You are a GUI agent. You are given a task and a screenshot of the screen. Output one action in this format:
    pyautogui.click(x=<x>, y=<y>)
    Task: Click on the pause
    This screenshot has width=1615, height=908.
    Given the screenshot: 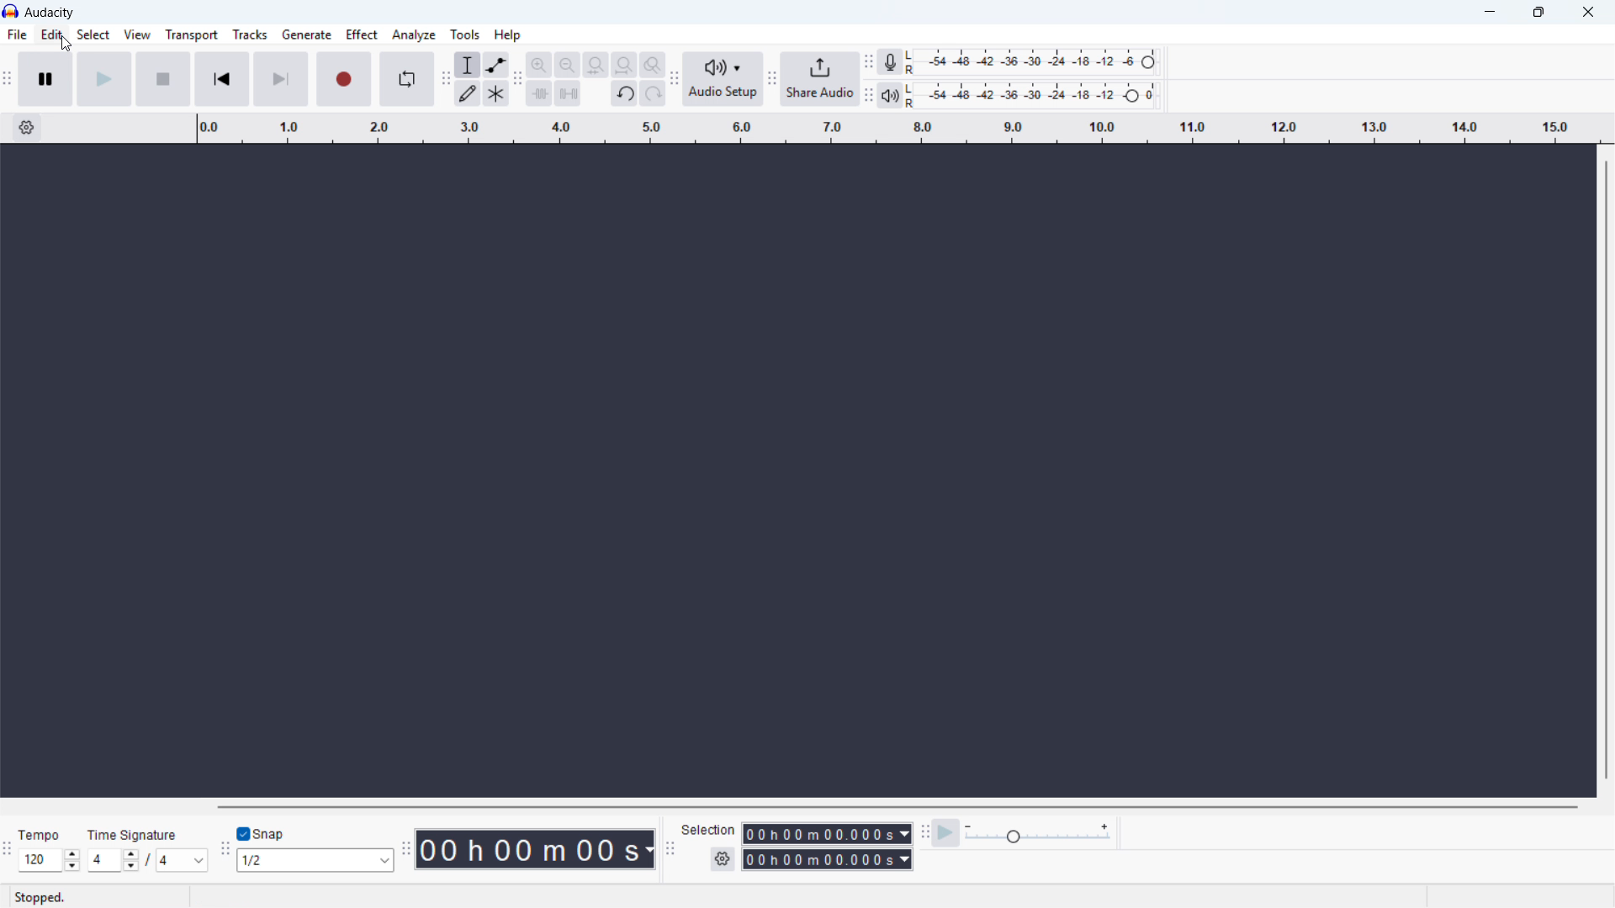 What is the action you would take?
    pyautogui.click(x=46, y=79)
    